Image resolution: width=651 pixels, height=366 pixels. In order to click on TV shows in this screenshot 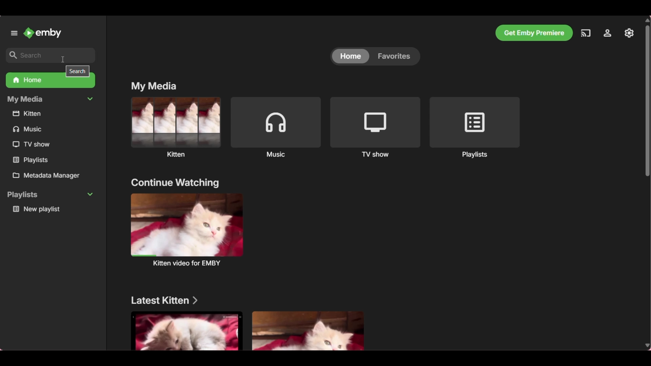, I will do `click(375, 127)`.